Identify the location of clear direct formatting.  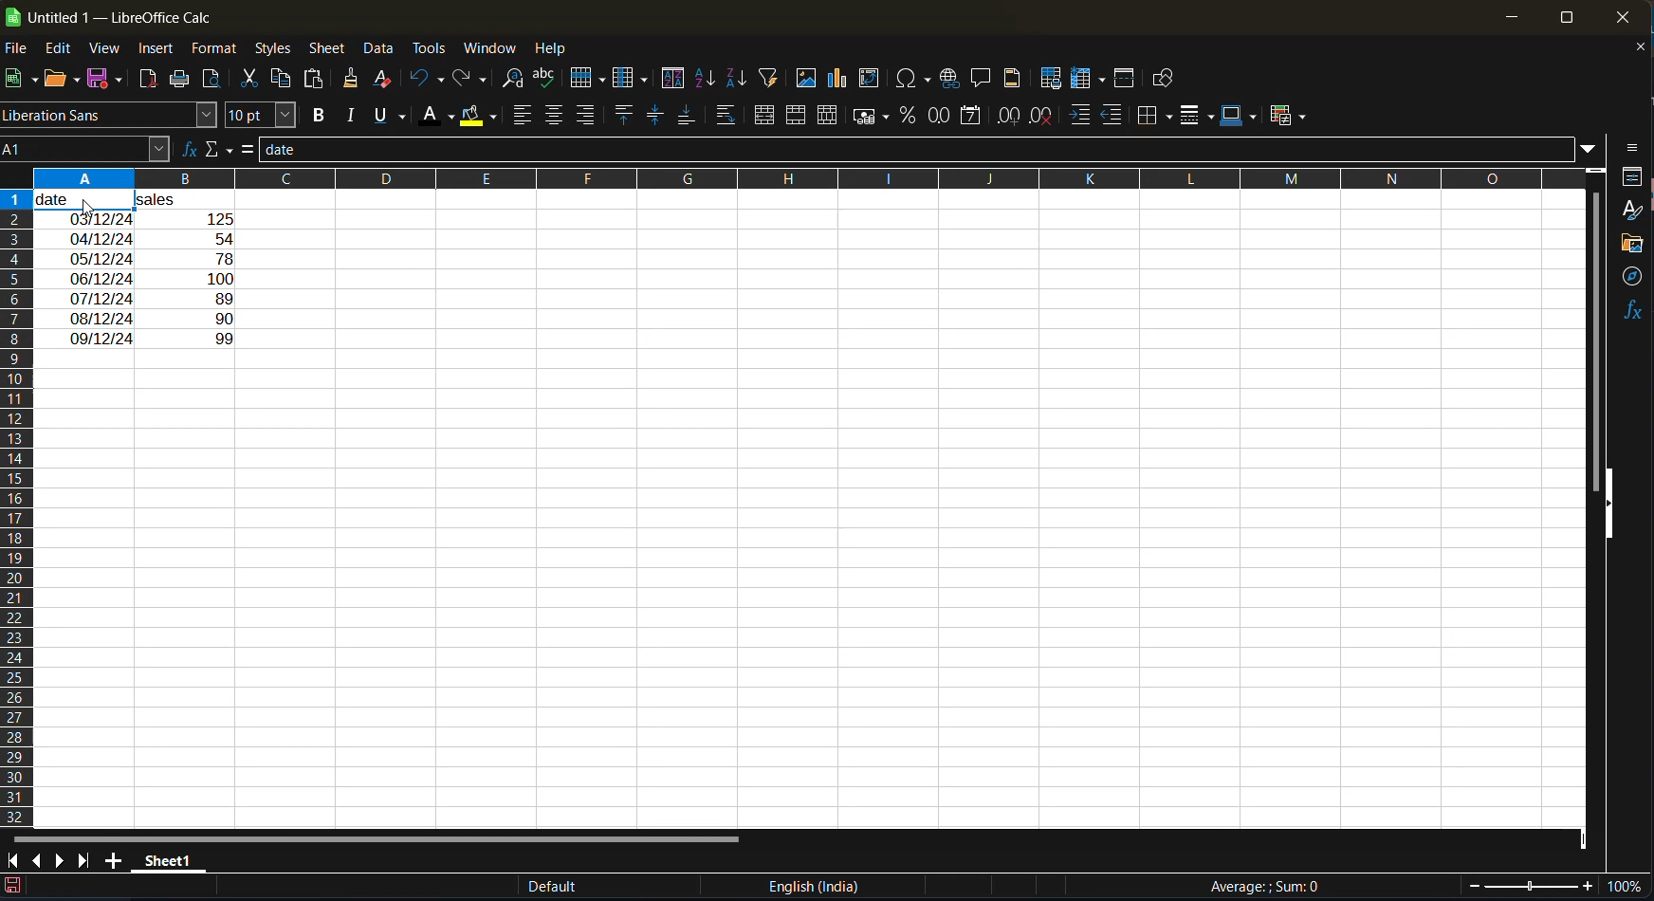
(387, 79).